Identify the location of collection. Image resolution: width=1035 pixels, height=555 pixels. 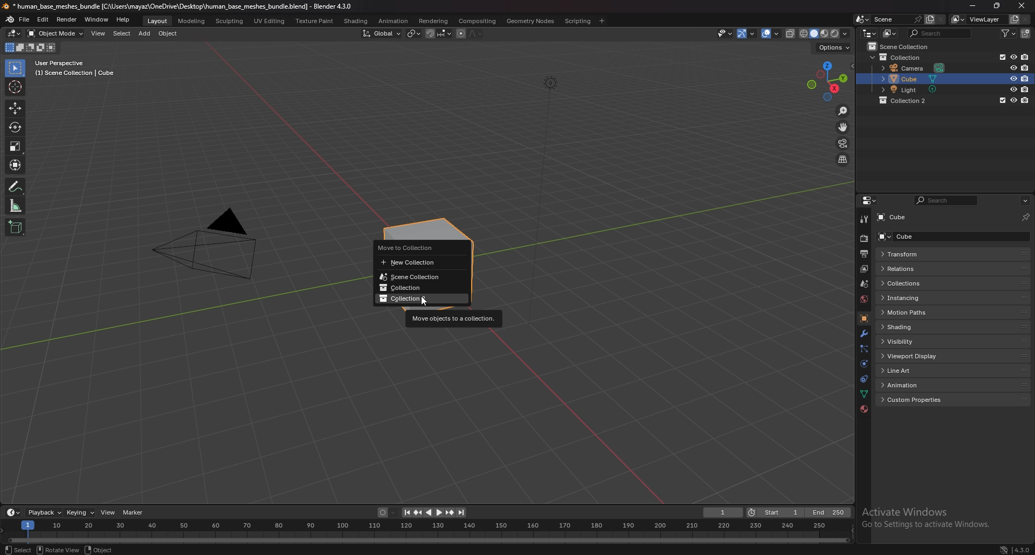
(909, 100).